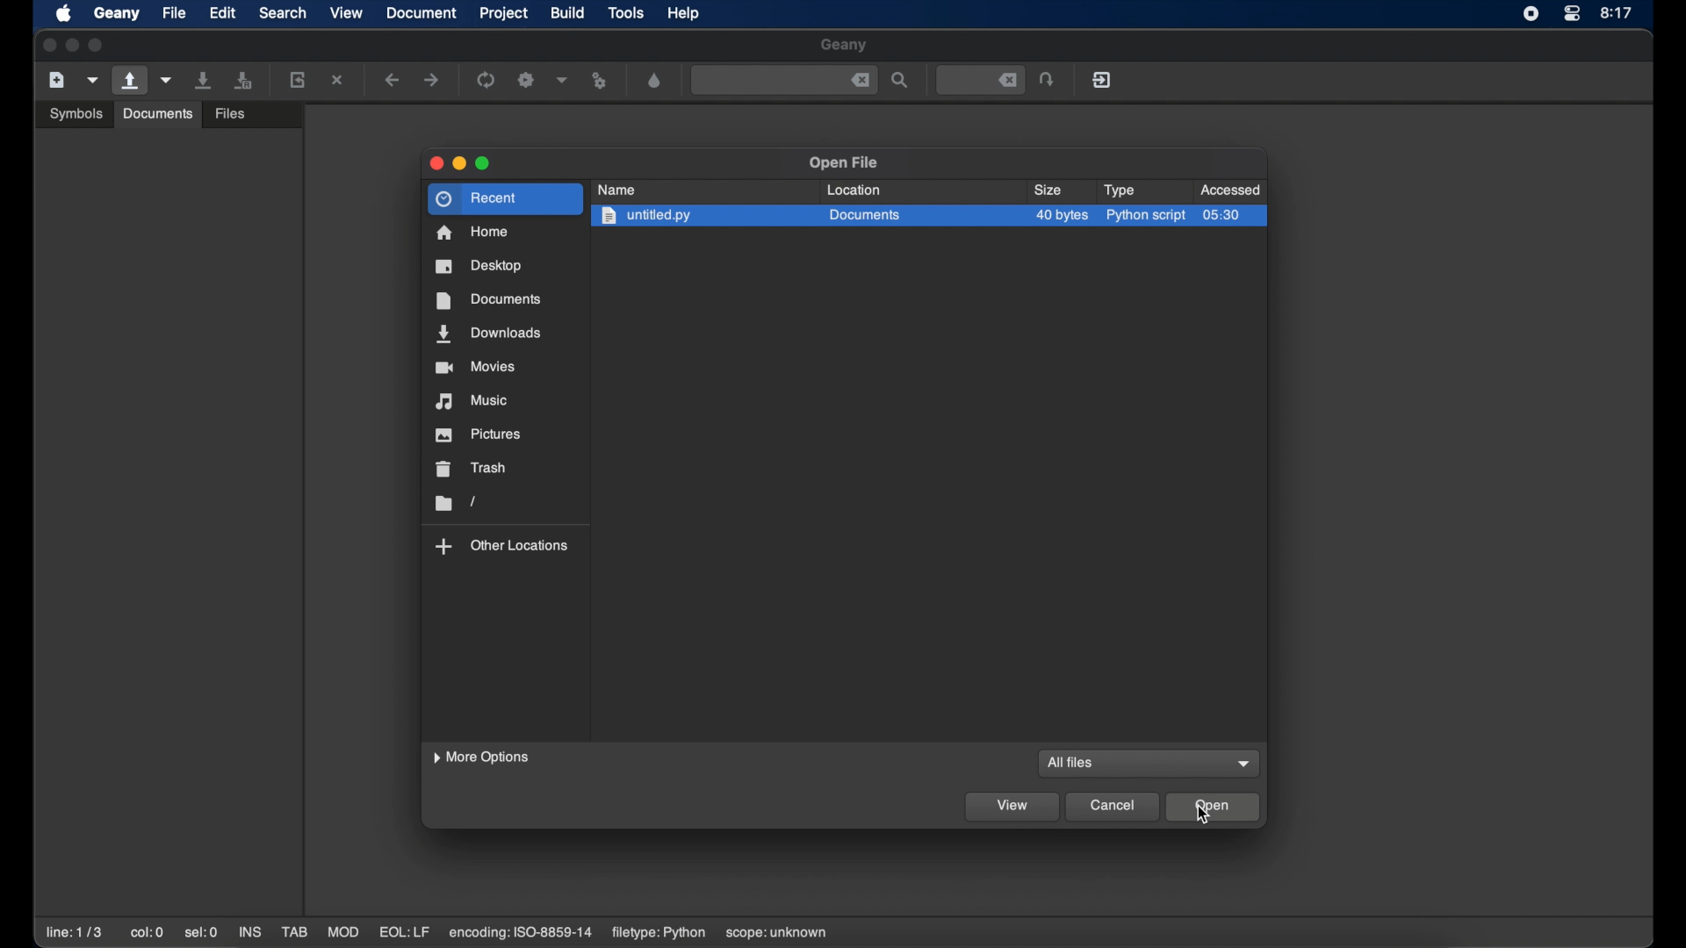  What do you see at coordinates (433, 79) in the screenshot?
I see `navigate forward a location` at bounding box center [433, 79].